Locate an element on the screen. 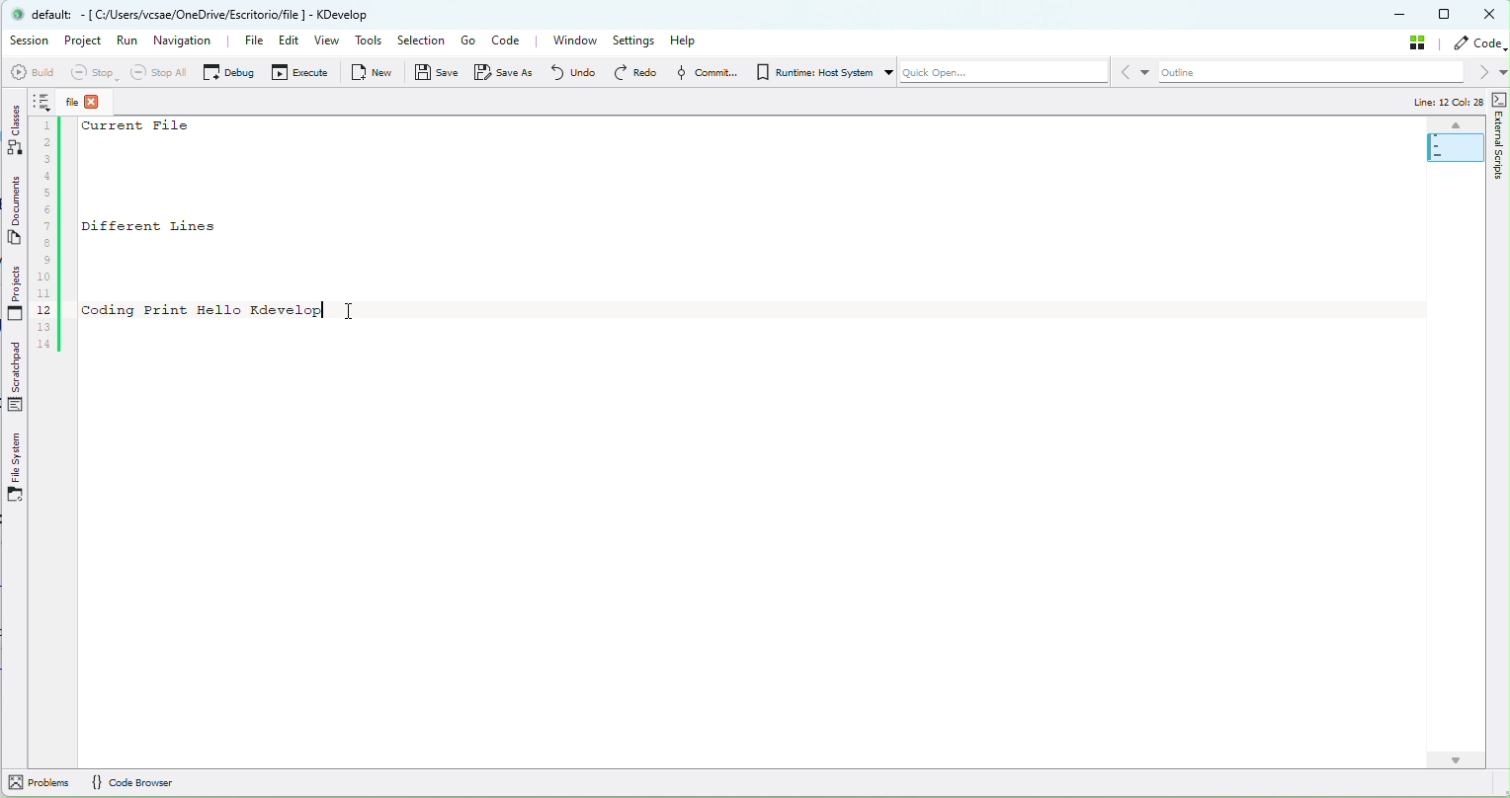 Image resolution: width=1510 pixels, height=798 pixels. default: - [ C:/Users/vcsae/OneDrive/Escritorio/file] - KDevelop (Application details) is located at coordinates (207, 14).